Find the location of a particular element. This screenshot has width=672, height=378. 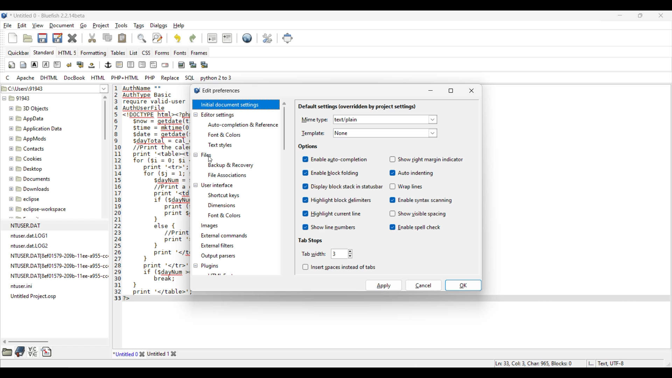

Plugins is located at coordinates (210, 265).